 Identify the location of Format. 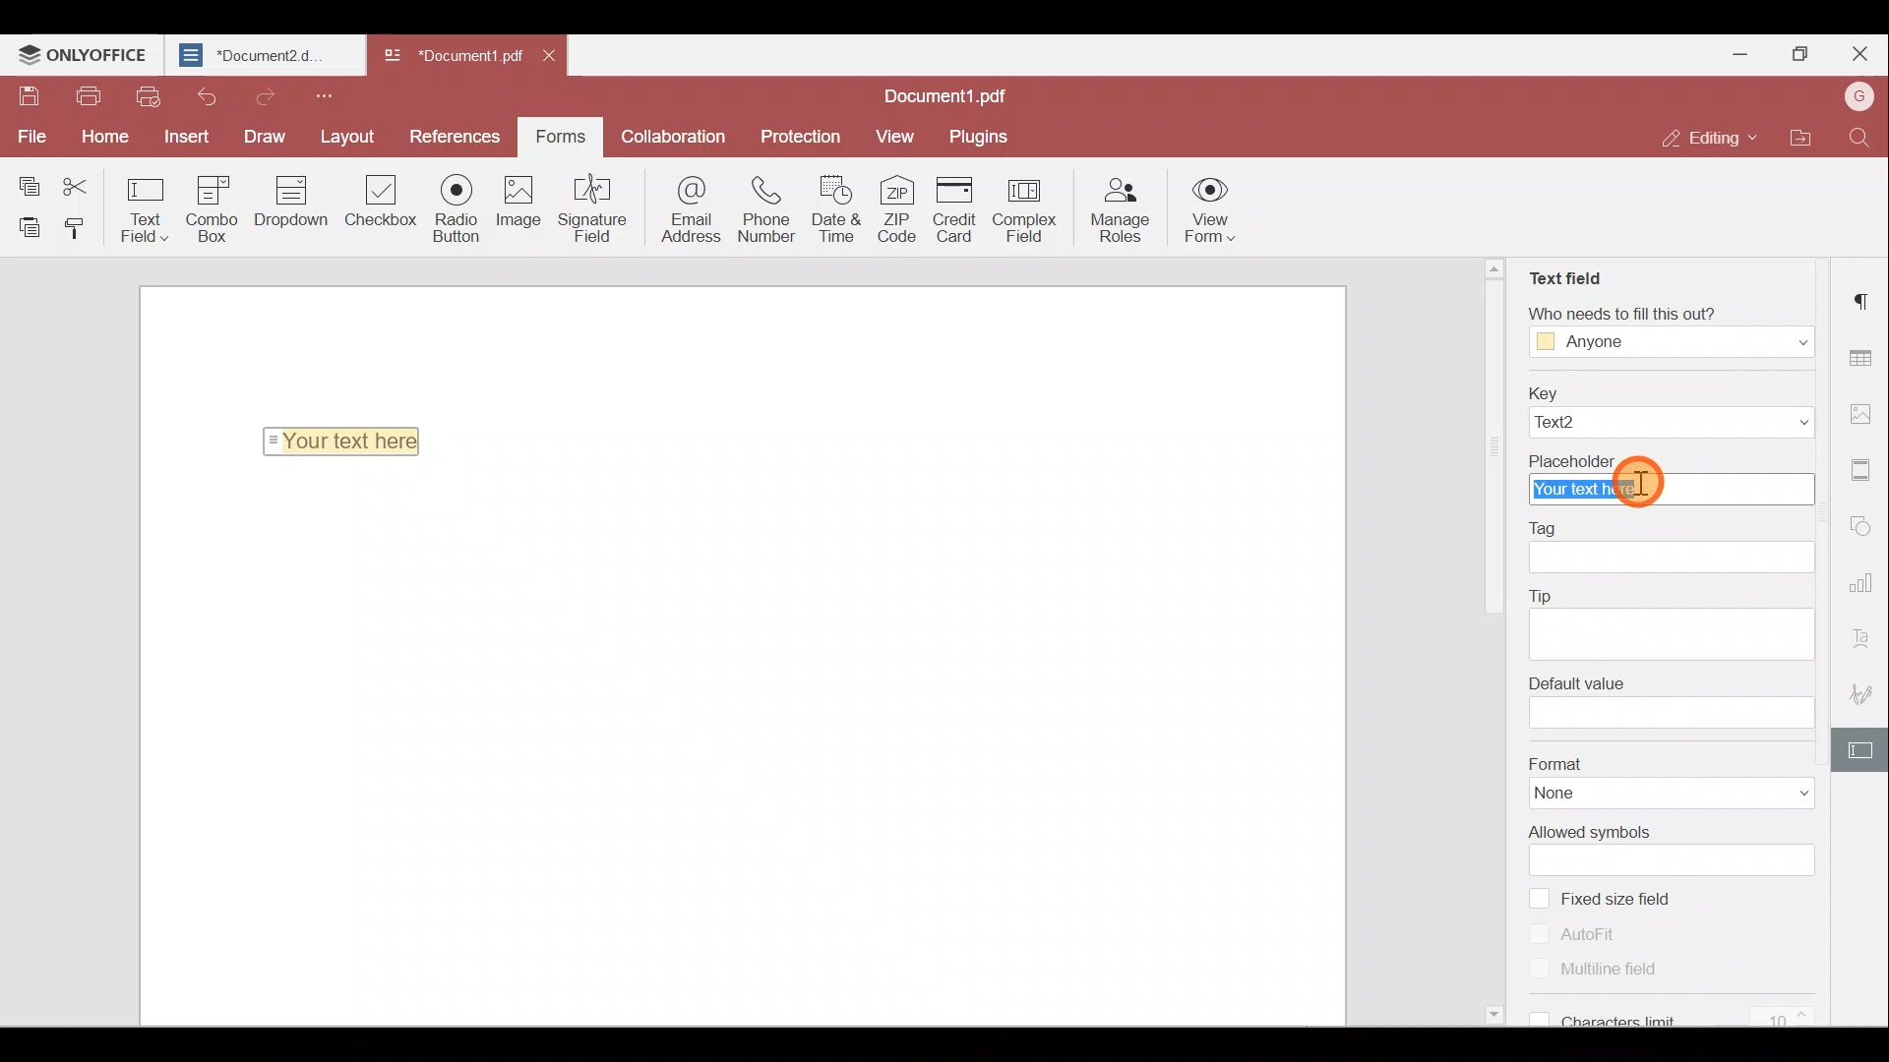
(1672, 762).